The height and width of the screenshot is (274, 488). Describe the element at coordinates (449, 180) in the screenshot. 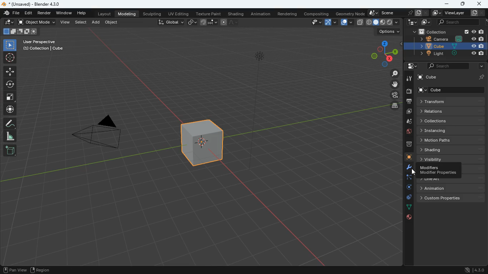

I see `line art` at that location.